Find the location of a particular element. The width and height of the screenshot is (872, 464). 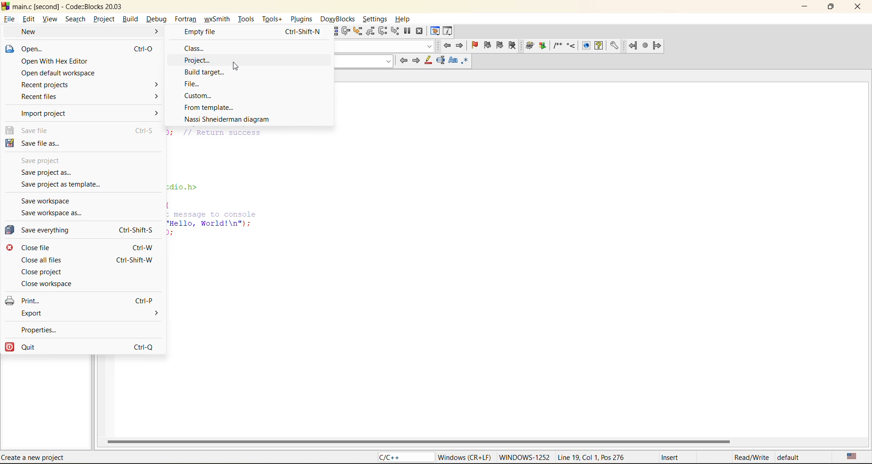

zdio.h> is located at coordinates (183, 186).